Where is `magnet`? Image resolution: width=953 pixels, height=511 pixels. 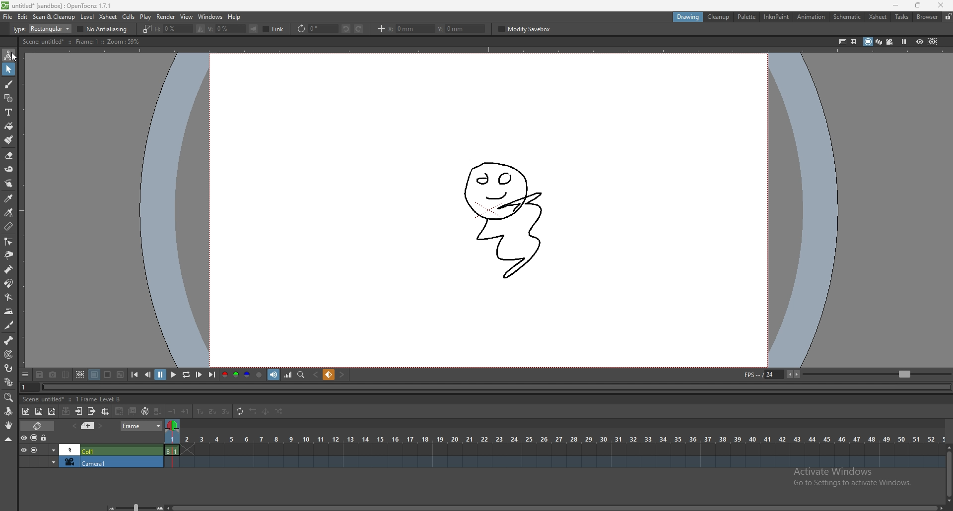 magnet is located at coordinates (8, 284).